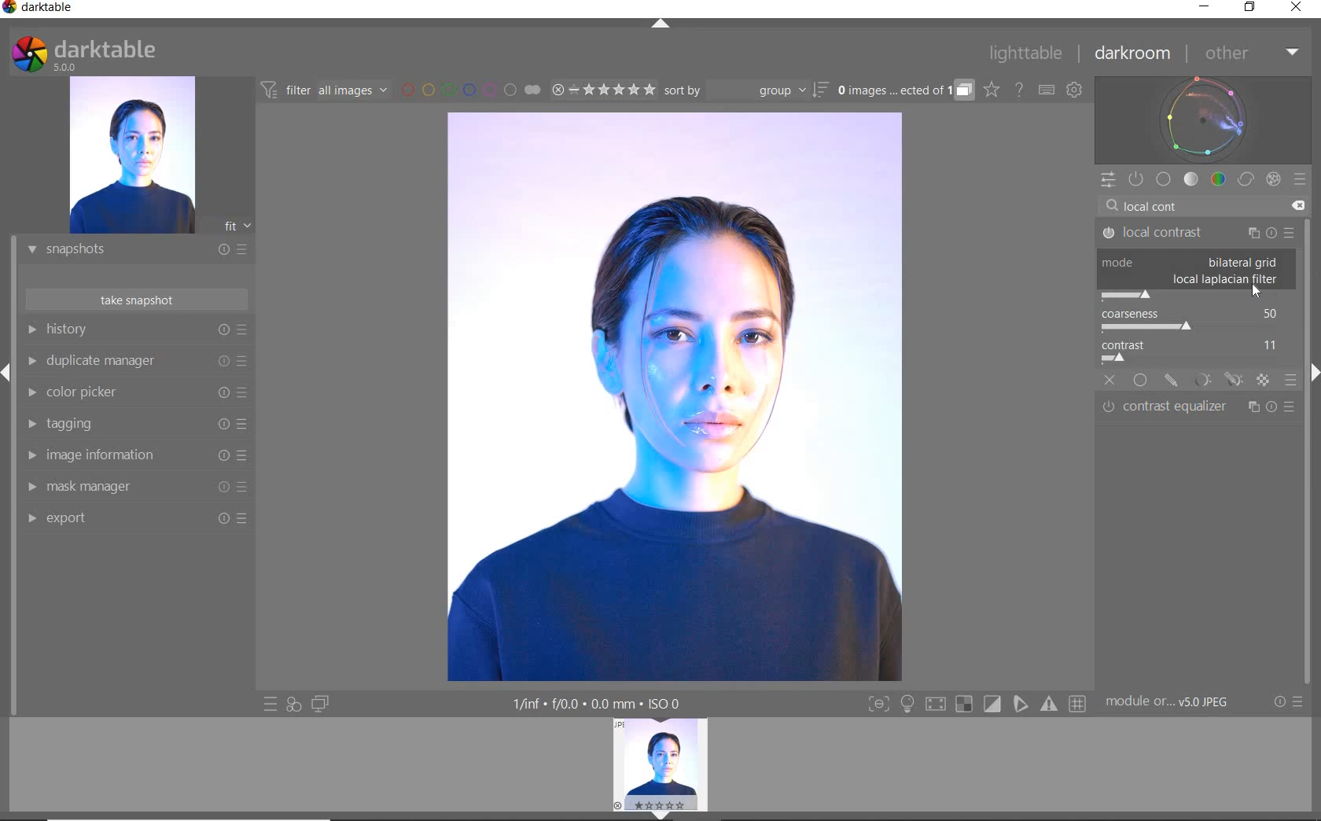 The height and width of the screenshot is (821, 1321). What do you see at coordinates (1312, 370) in the screenshot?
I see `Expand/Collapse` at bounding box center [1312, 370].